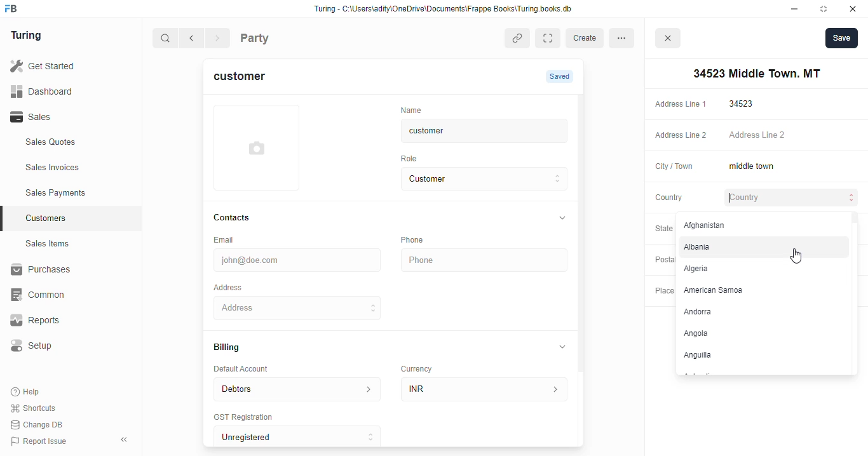 Image resolution: width=868 pixels, height=456 pixels. What do you see at coordinates (58, 321) in the screenshot?
I see `Reports` at bounding box center [58, 321].